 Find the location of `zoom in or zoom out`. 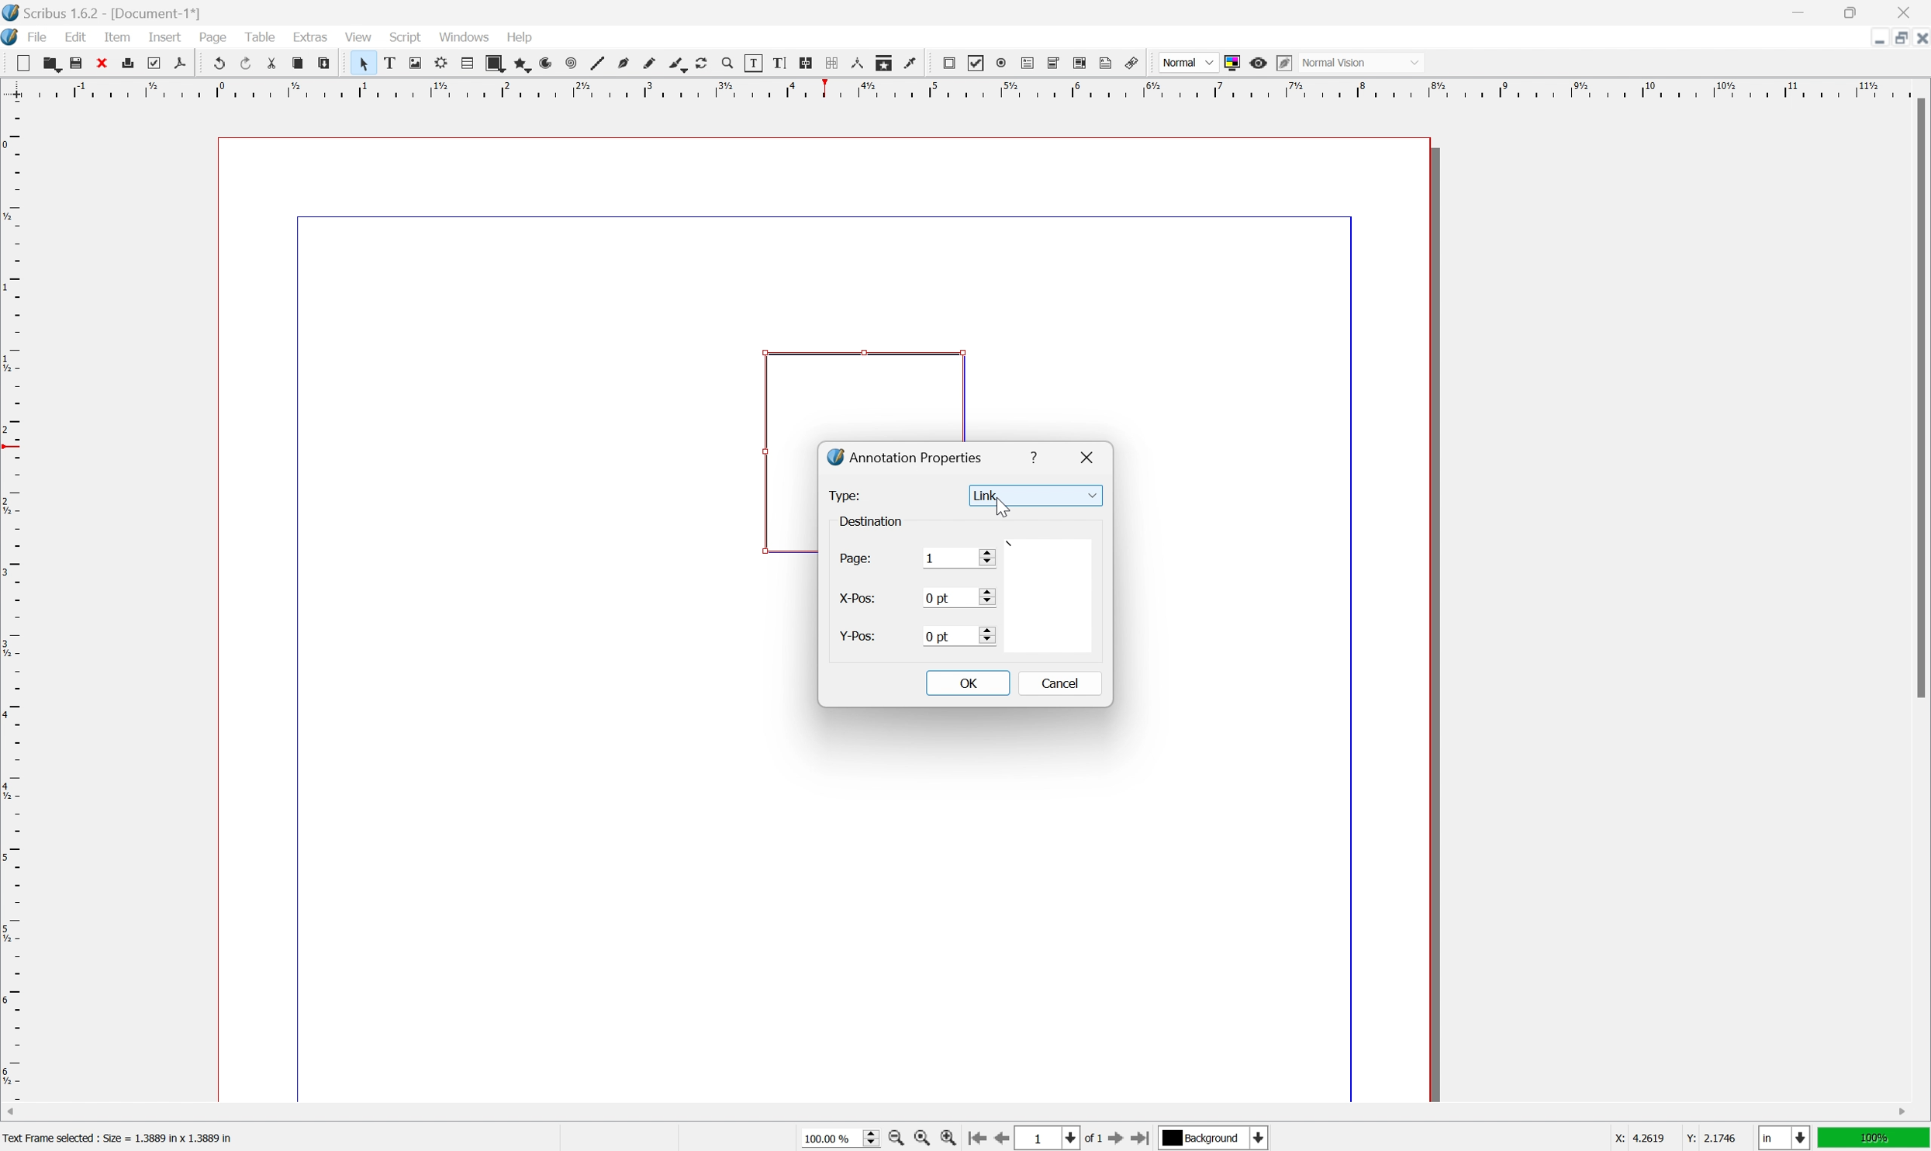

zoom in or zoom out is located at coordinates (728, 64).